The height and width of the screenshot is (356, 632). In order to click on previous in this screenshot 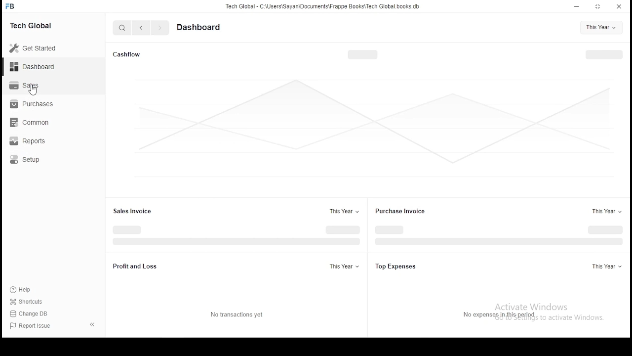, I will do `click(141, 28)`.